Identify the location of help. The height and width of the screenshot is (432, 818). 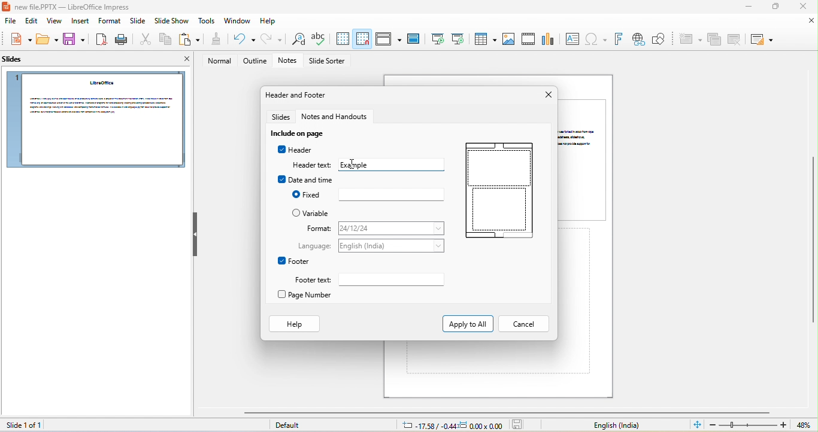
(269, 22).